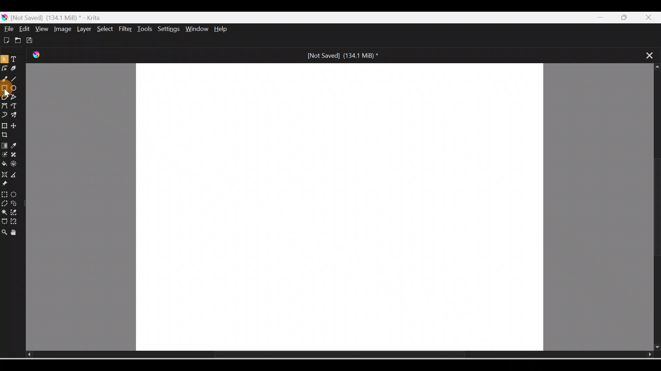 The height and width of the screenshot is (371, 661). Describe the element at coordinates (146, 29) in the screenshot. I see `Tools` at that location.